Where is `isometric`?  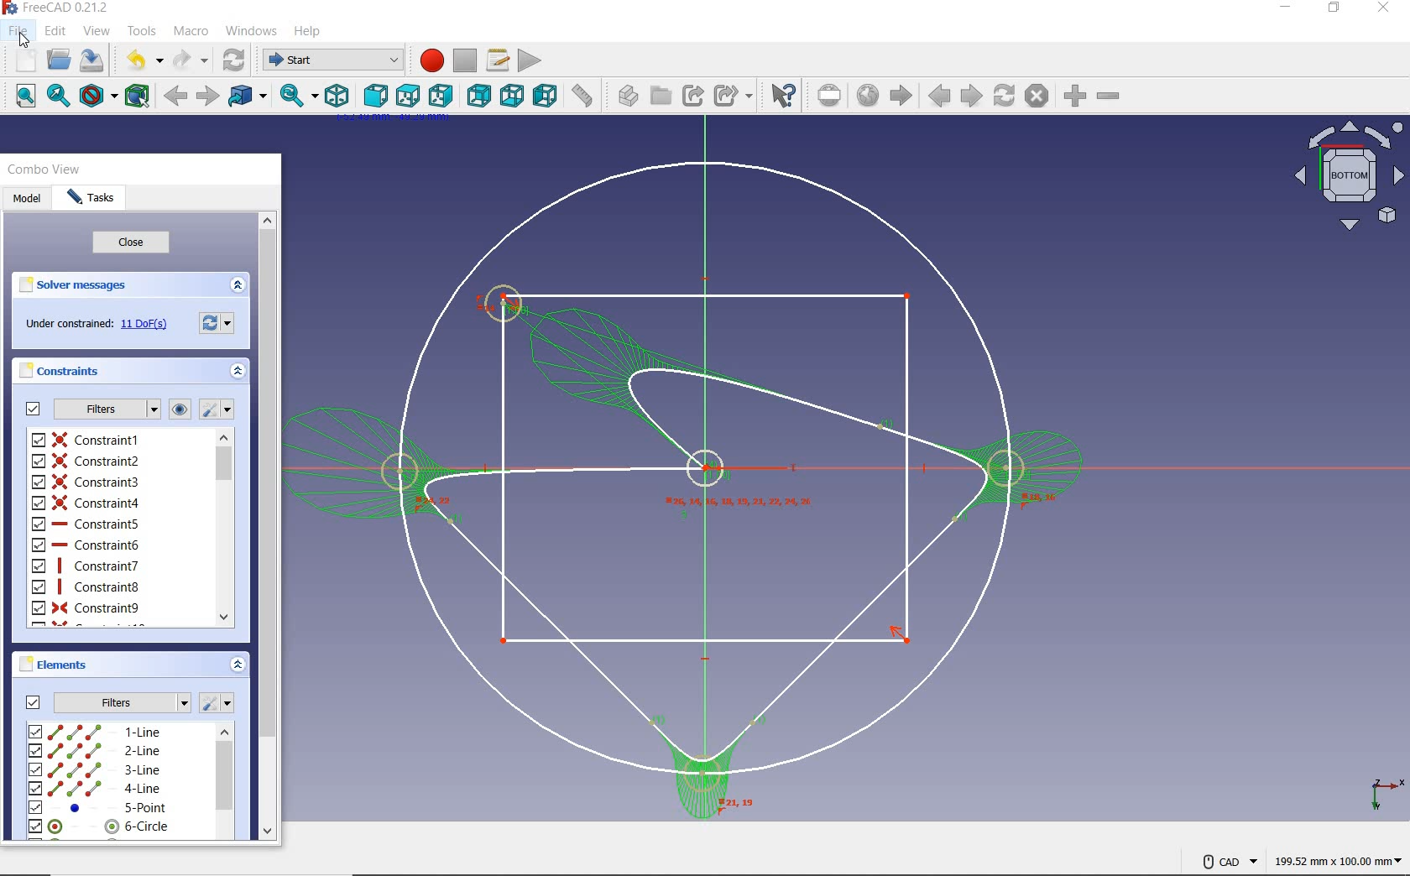
isometric is located at coordinates (338, 96).